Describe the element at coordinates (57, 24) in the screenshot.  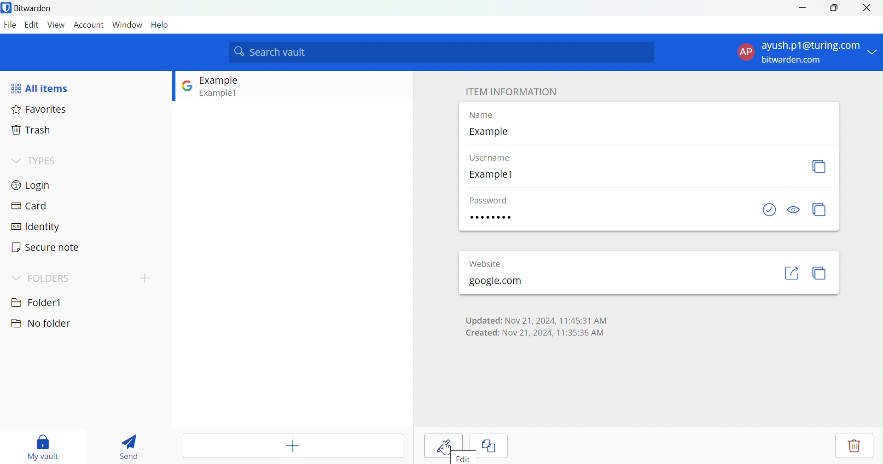
I see `View` at that location.